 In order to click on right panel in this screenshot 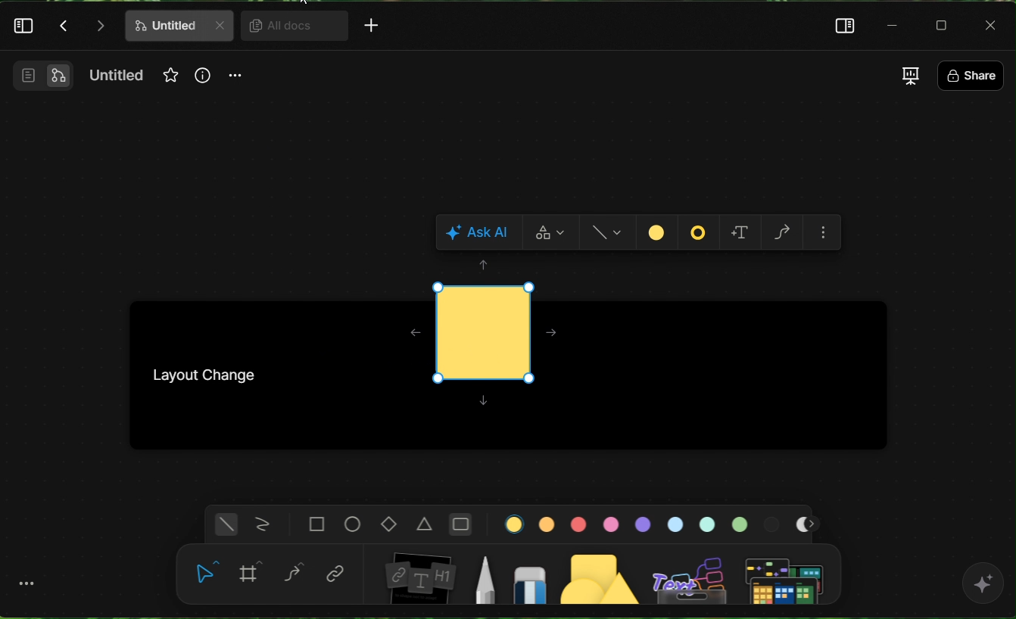, I will do `click(840, 25)`.